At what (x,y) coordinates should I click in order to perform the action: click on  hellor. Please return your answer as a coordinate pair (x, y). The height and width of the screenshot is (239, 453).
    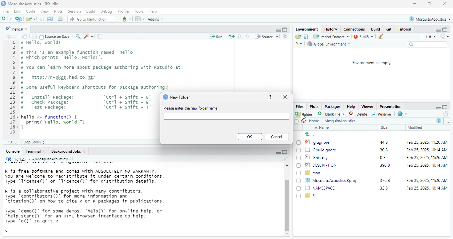
    Looking at the image, I should click on (14, 29).